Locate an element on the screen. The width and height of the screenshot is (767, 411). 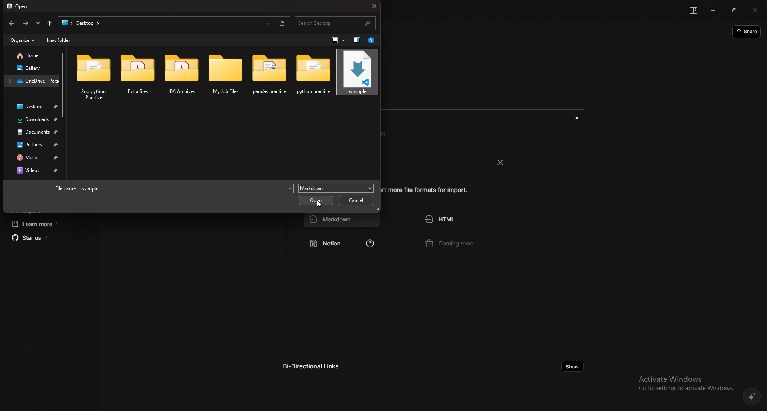
cursor is located at coordinates (319, 204).